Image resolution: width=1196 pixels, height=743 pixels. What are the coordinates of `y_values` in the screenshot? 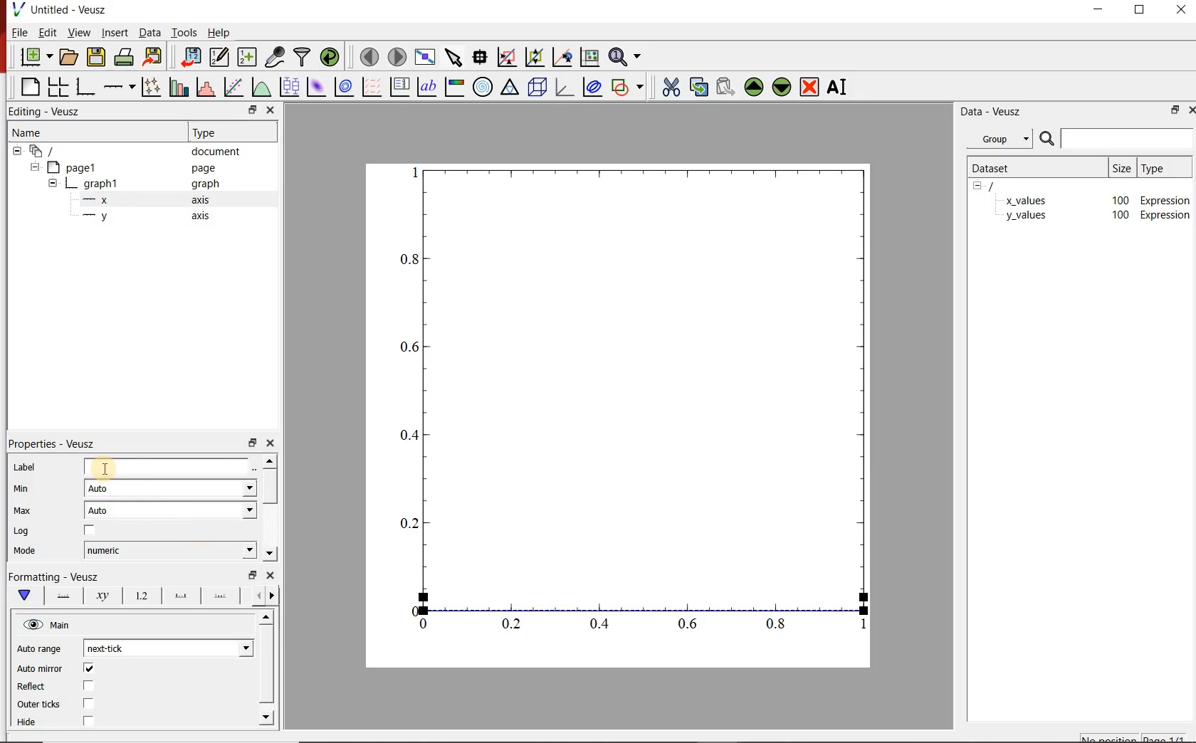 It's located at (1026, 216).